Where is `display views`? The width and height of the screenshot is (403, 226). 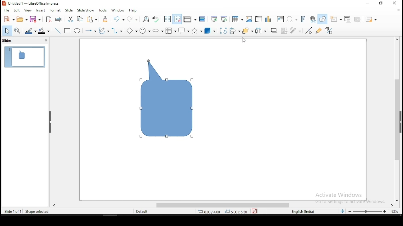
display views is located at coordinates (190, 19).